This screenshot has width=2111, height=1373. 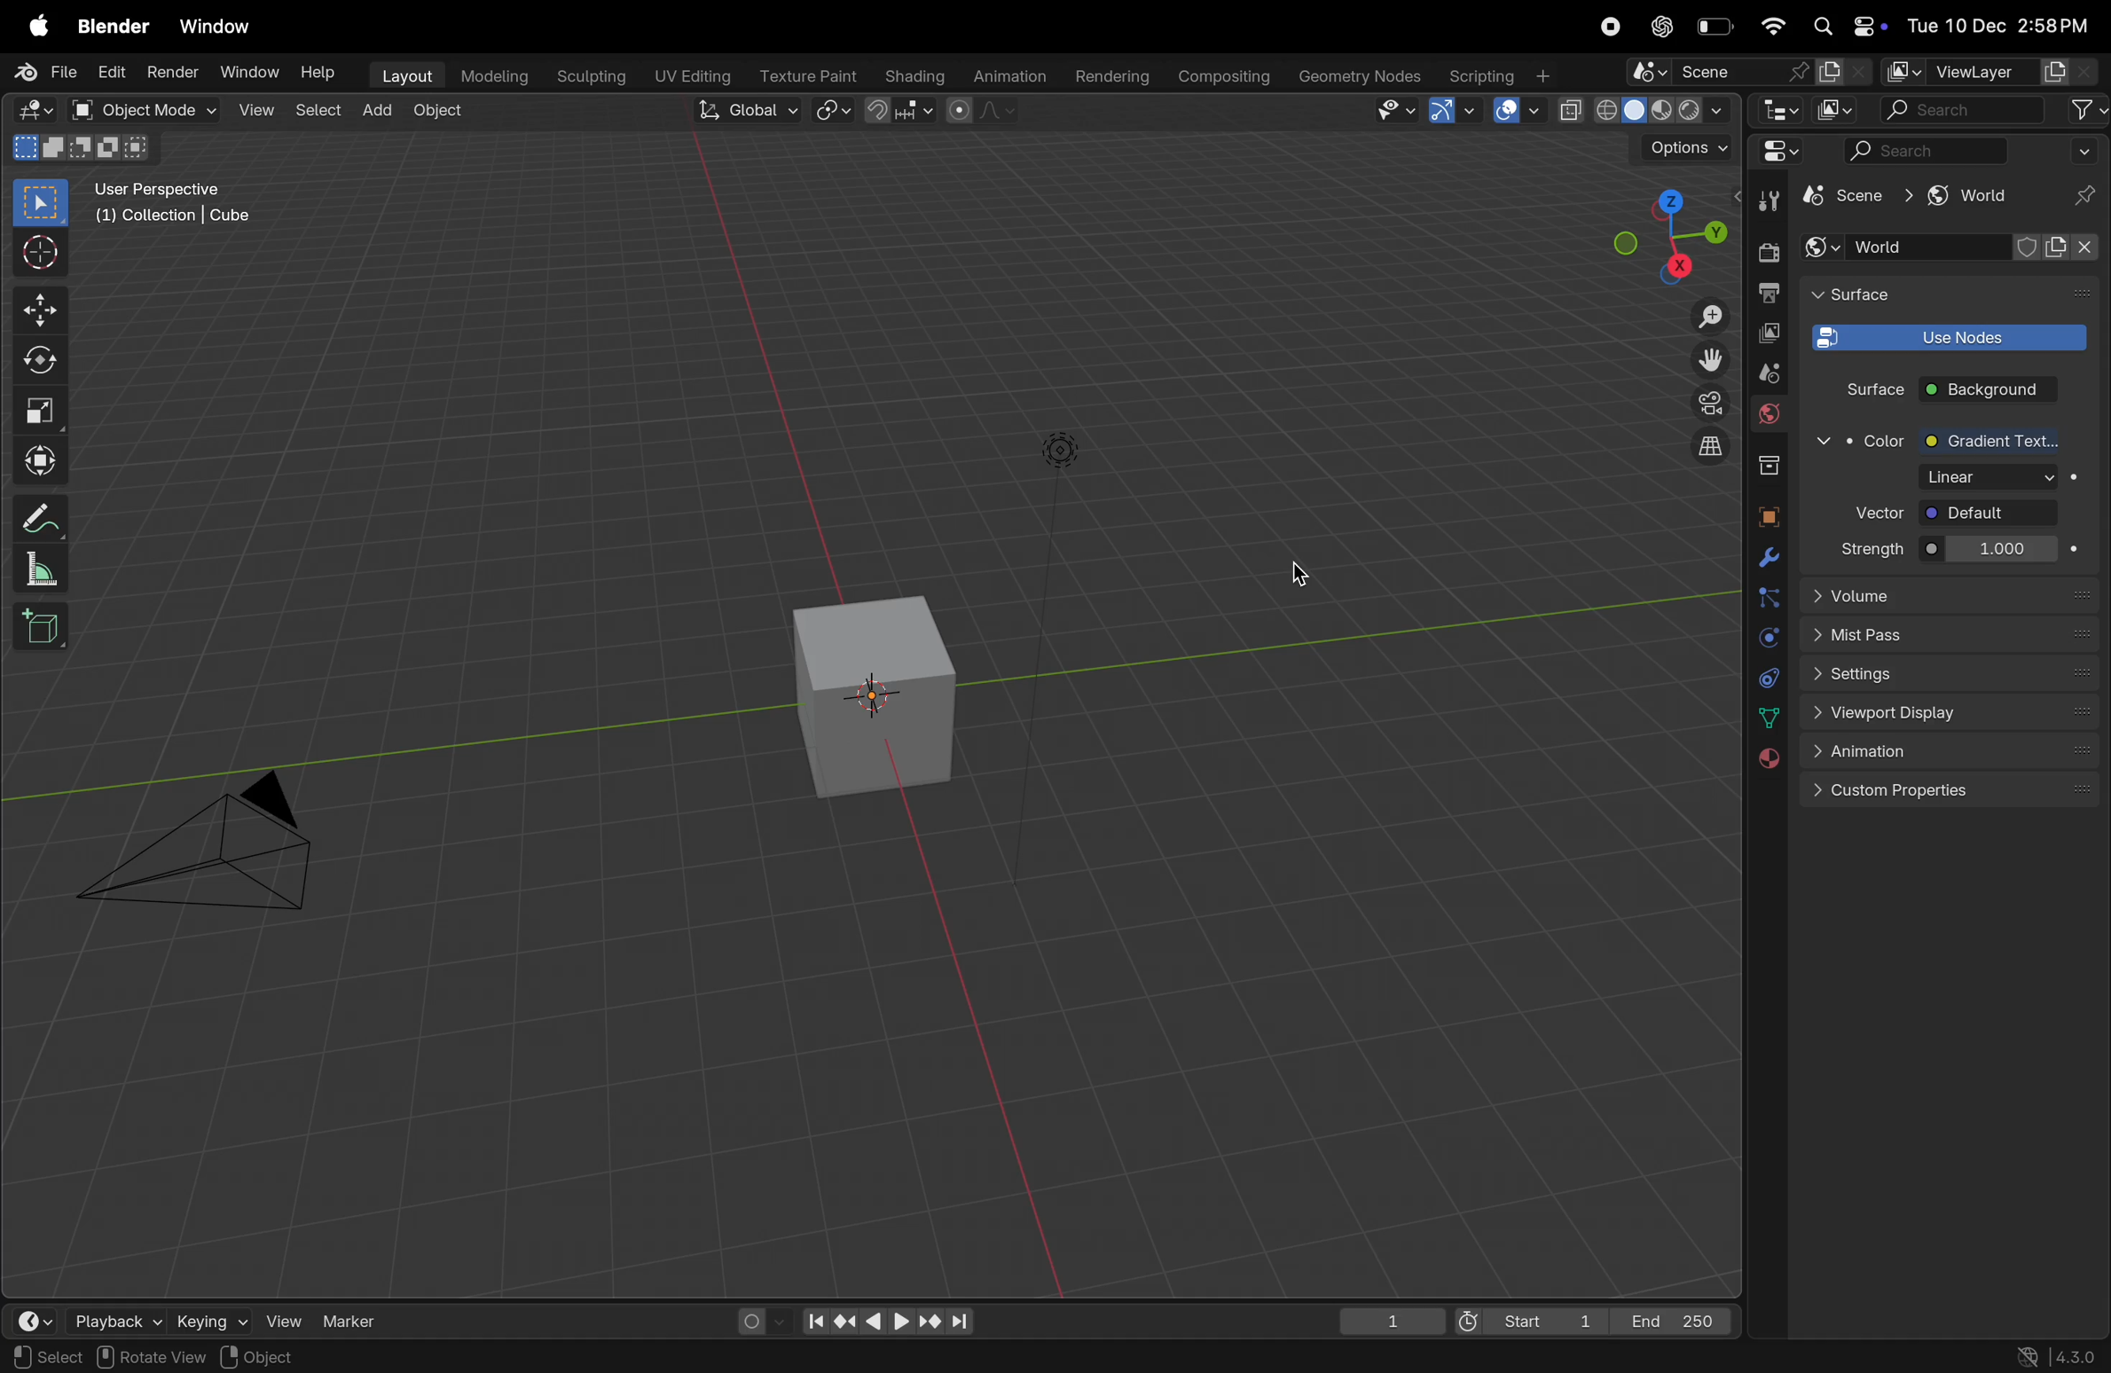 I want to click on Volume, so click(x=1959, y=592).